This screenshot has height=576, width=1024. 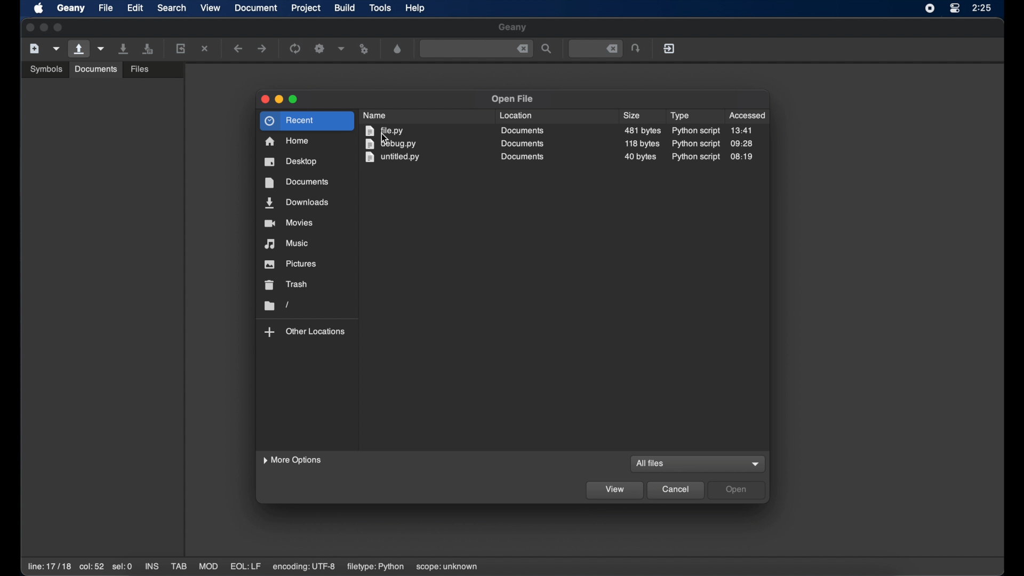 I want to click on 09:28, so click(x=742, y=143).